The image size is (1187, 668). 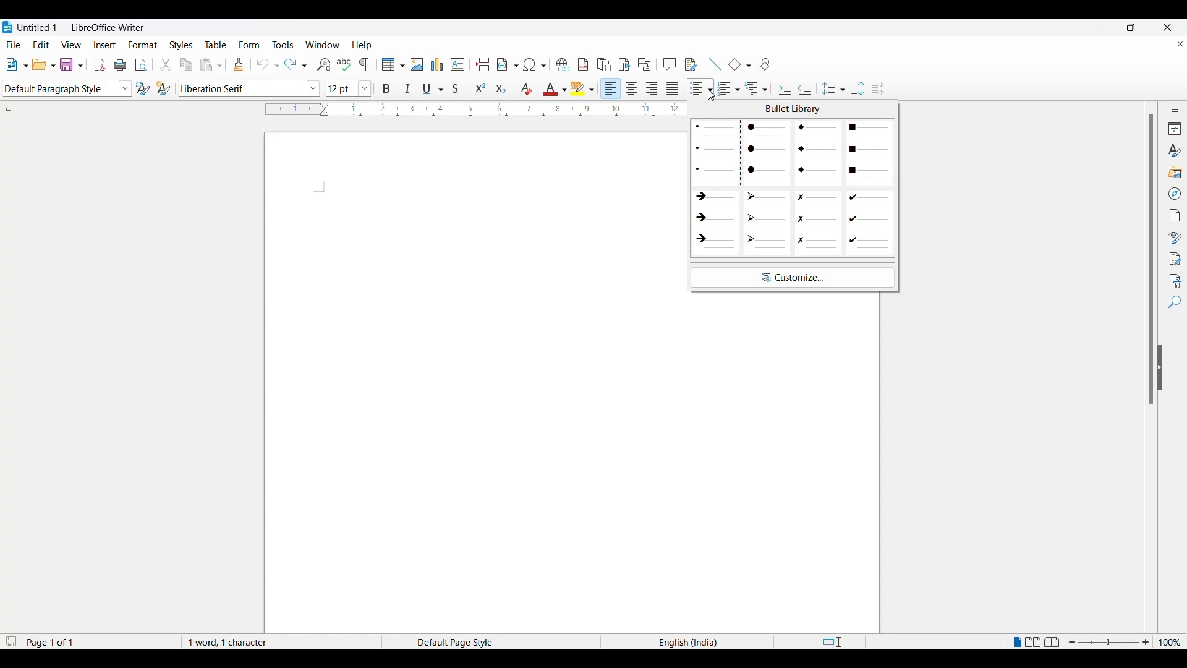 What do you see at coordinates (17, 64) in the screenshot?
I see `new document` at bounding box center [17, 64].